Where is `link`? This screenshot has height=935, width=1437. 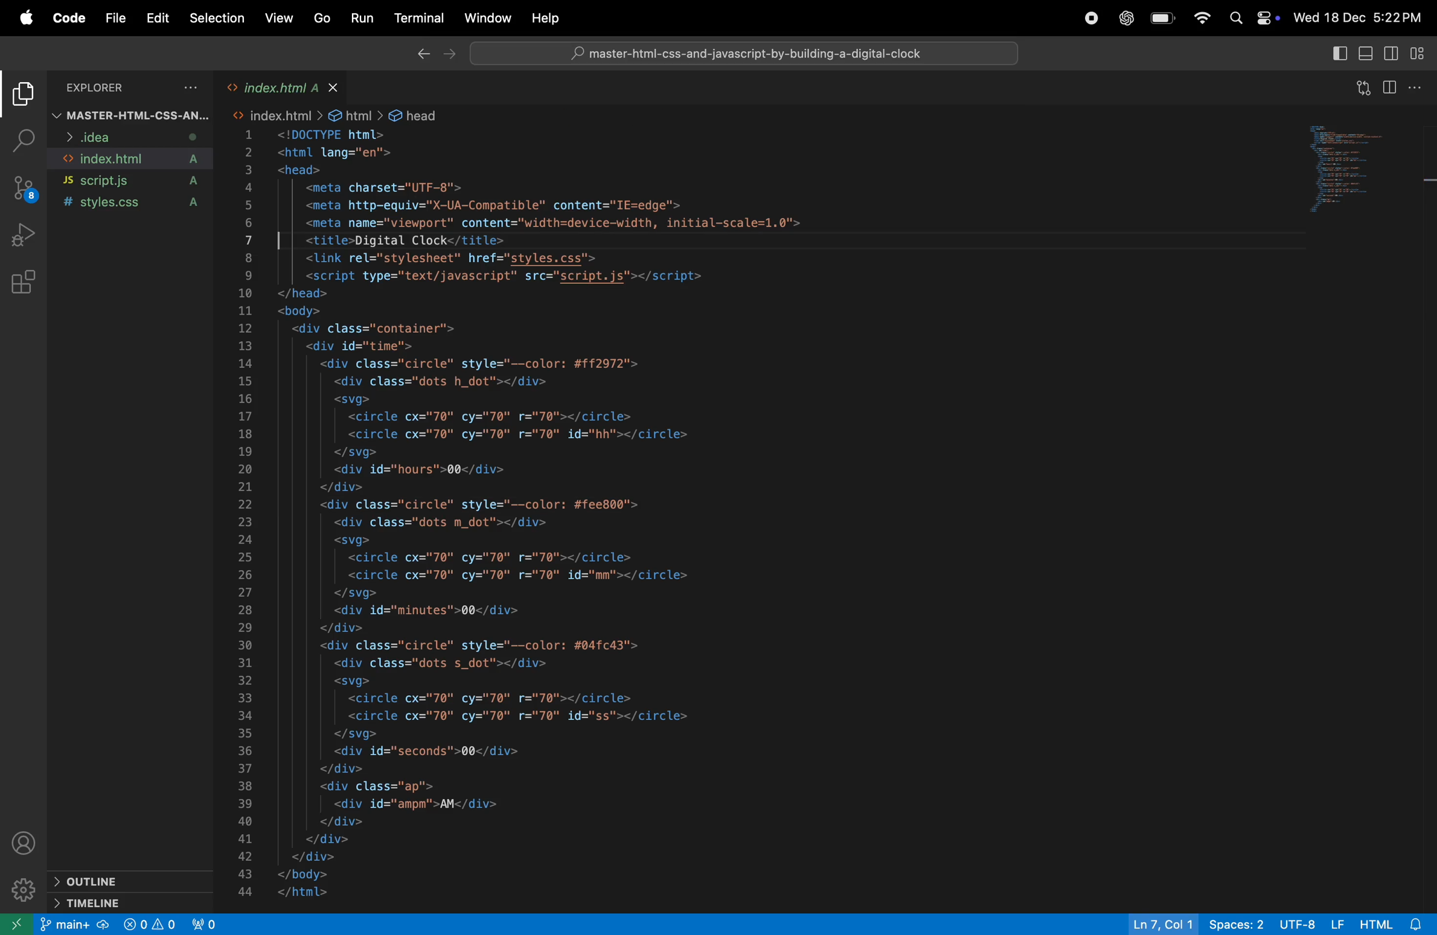 link is located at coordinates (357, 113).